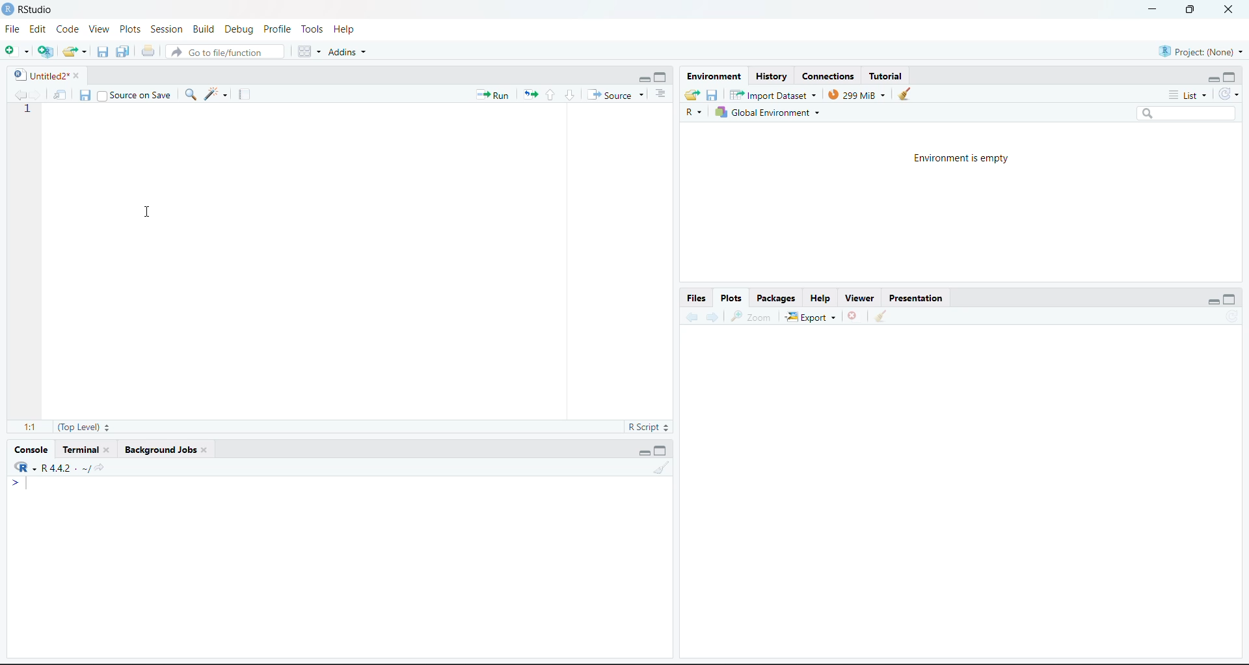 This screenshot has width=1249, height=665. What do you see at coordinates (905, 93) in the screenshot?
I see `clear objects from the workspace` at bounding box center [905, 93].